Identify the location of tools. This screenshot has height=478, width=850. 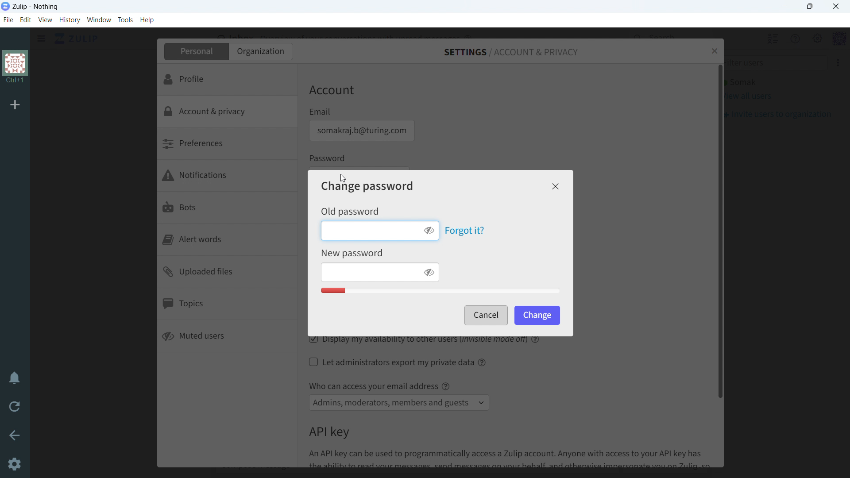
(126, 19).